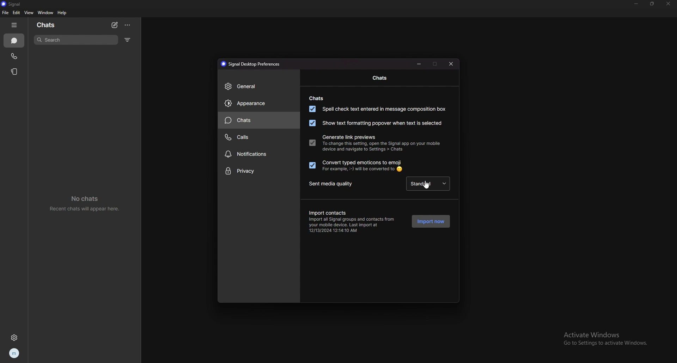 This screenshot has width=677, height=363. What do you see at coordinates (62, 13) in the screenshot?
I see `help` at bounding box center [62, 13].